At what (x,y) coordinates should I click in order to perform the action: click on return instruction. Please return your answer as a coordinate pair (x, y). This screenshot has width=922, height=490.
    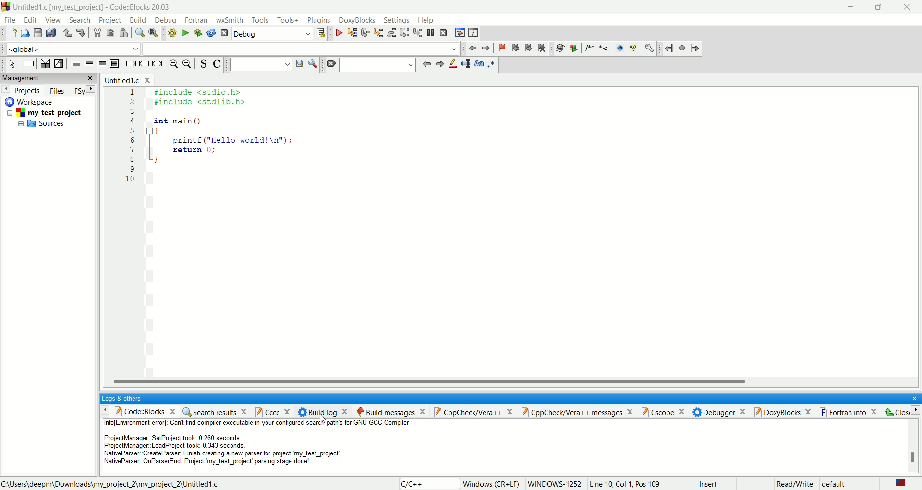
    Looking at the image, I should click on (157, 63).